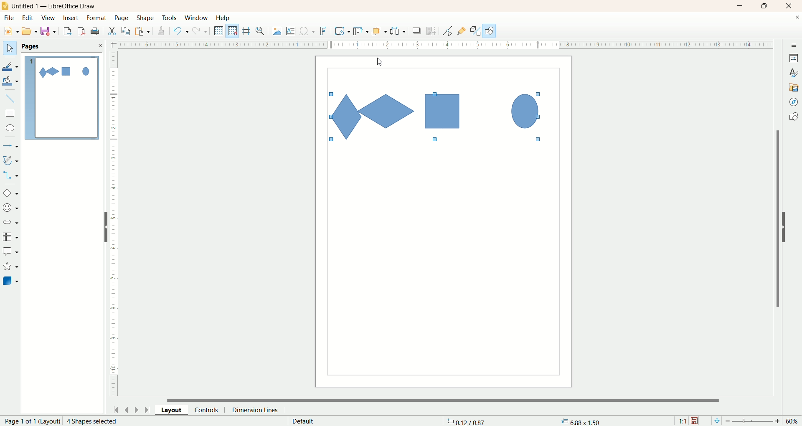 The height and width of the screenshot is (426, 802). What do you see at coordinates (261, 31) in the screenshot?
I see `zo` at bounding box center [261, 31].